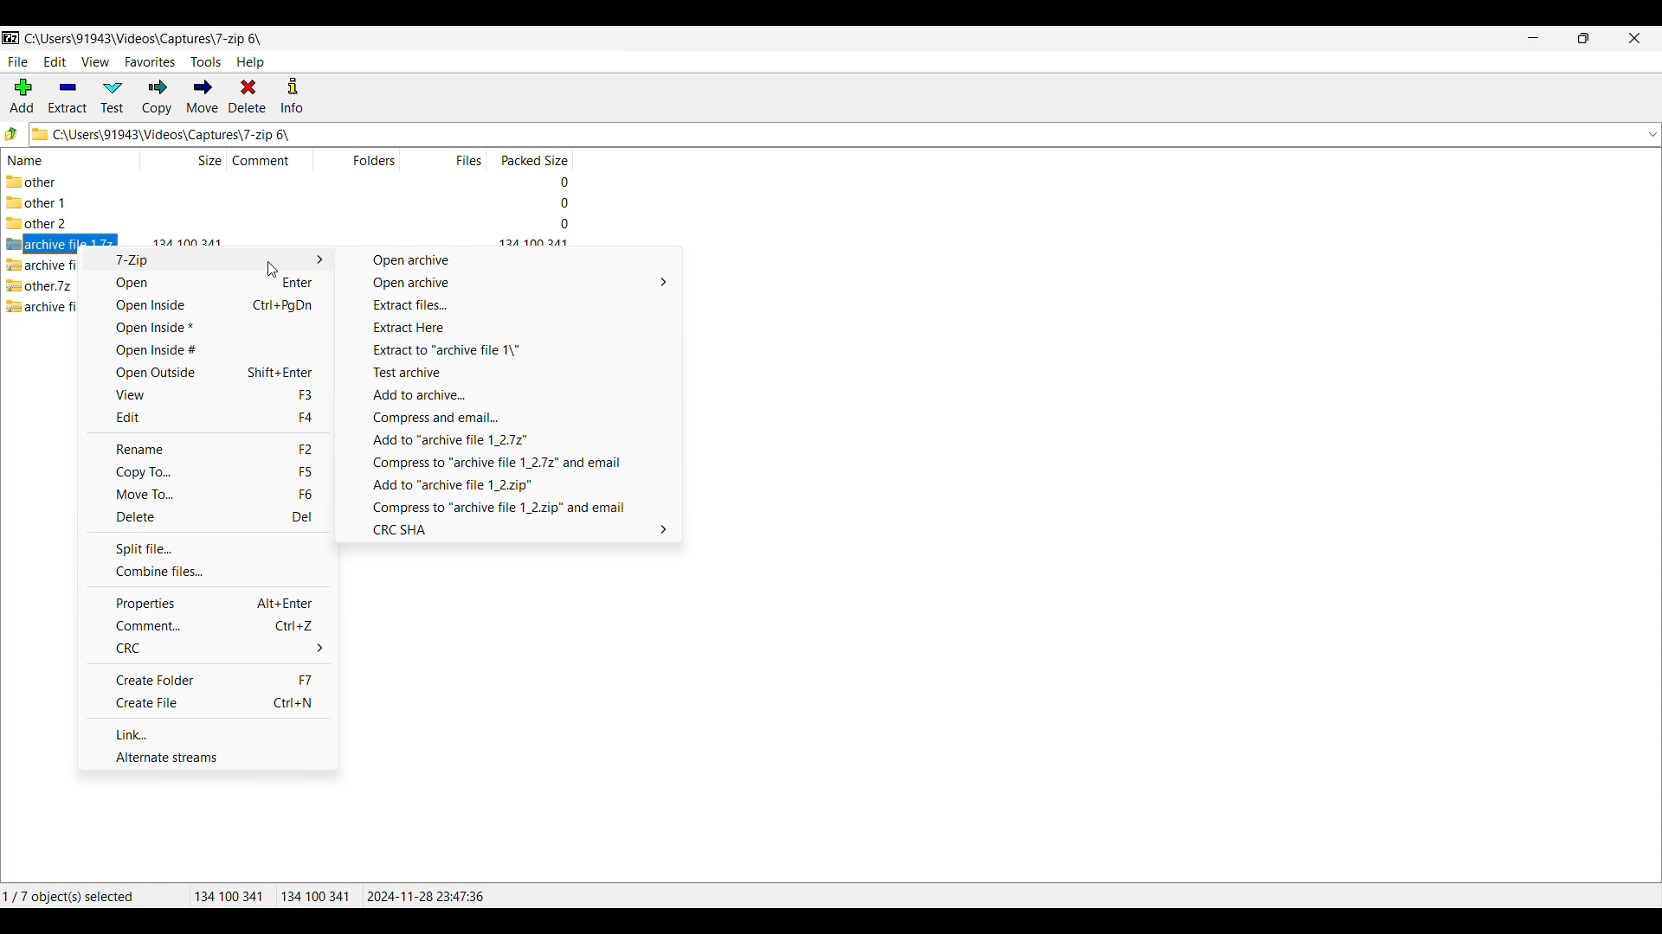 This screenshot has width=1662, height=934. I want to click on File menu, so click(17, 62).